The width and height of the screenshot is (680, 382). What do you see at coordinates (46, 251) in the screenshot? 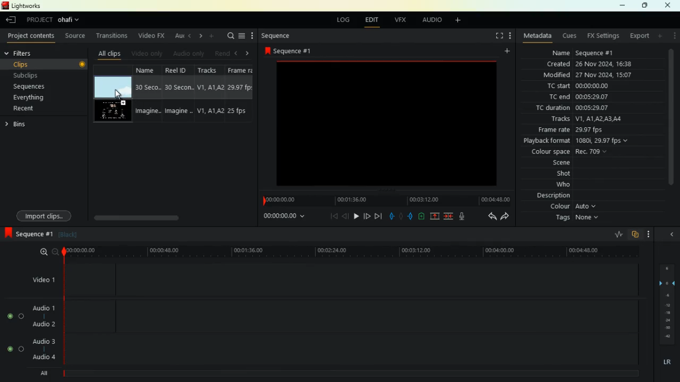
I see `zoom` at bounding box center [46, 251].